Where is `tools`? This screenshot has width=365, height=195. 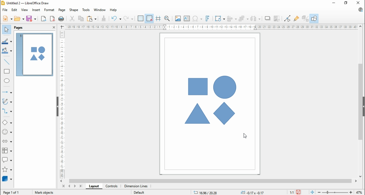
tools is located at coordinates (86, 10).